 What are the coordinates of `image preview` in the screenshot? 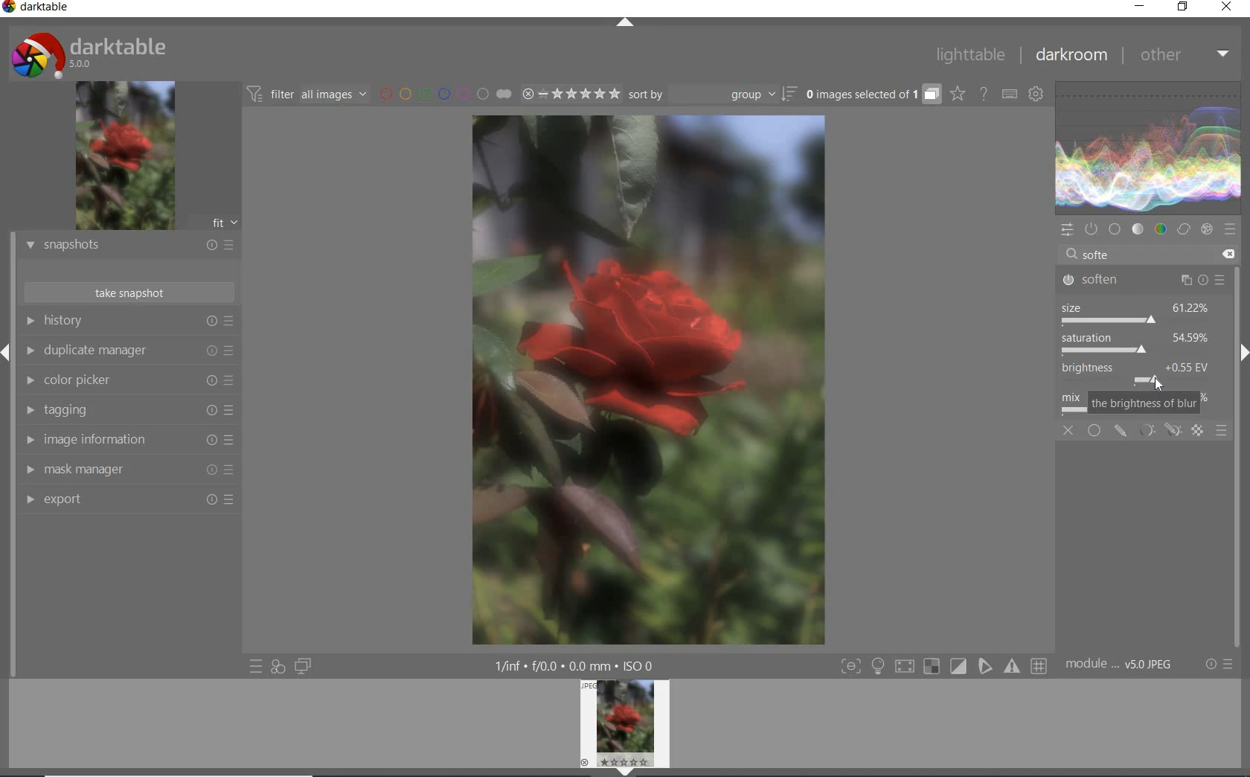 It's located at (124, 156).